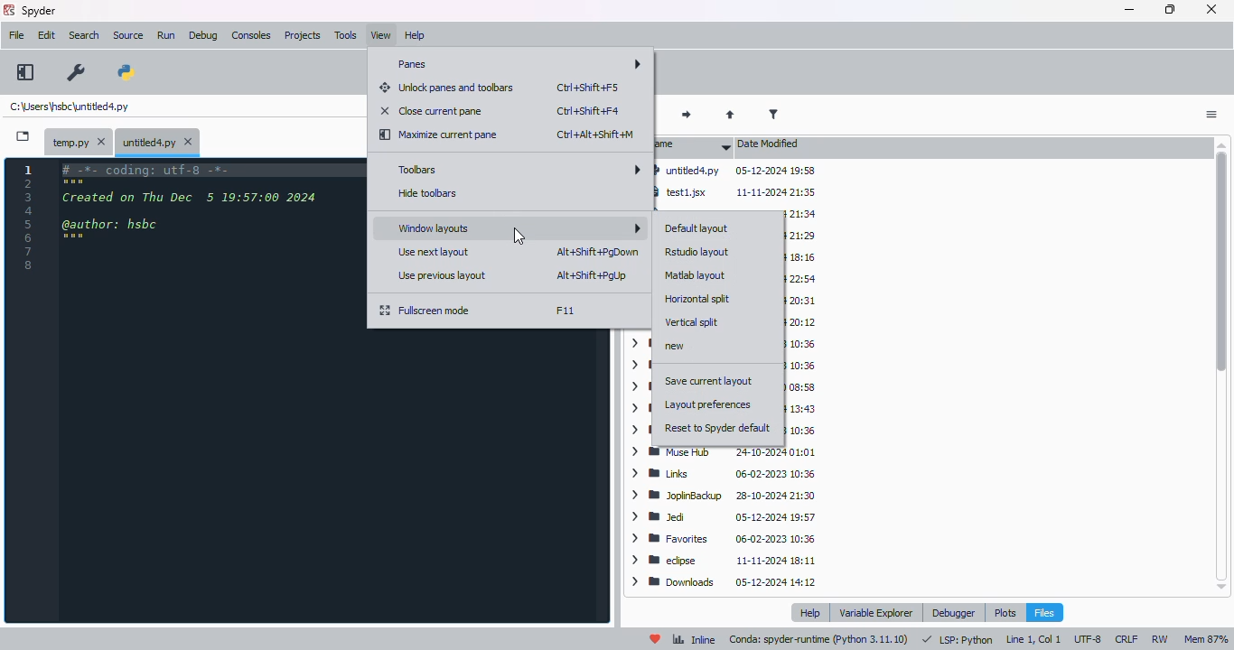  What do you see at coordinates (447, 88) in the screenshot?
I see `unlock panels and toolbars` at bounding box center [447, 88].